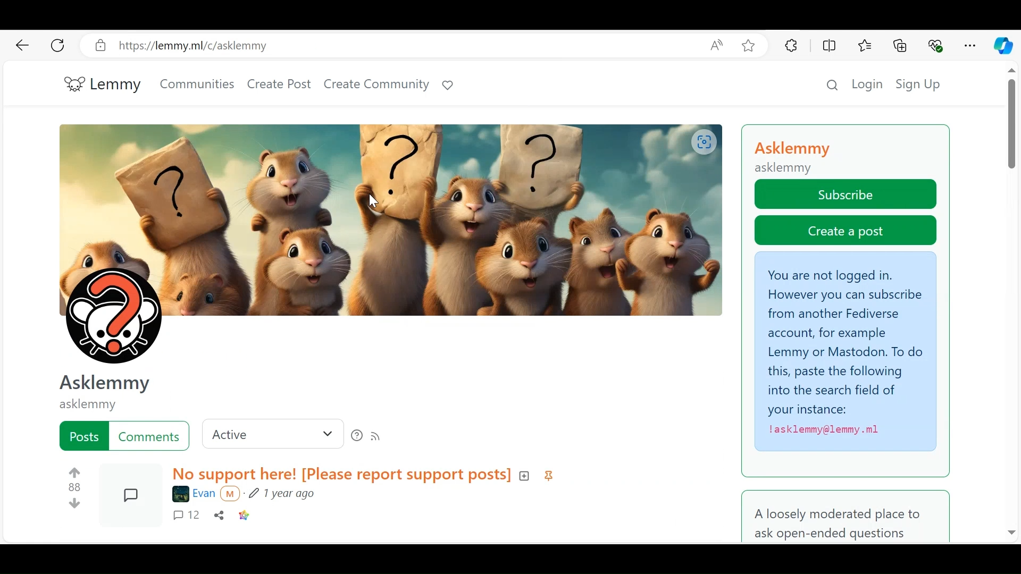  What do you see at coordinates (524, 476) in the screenshot?
I see `Collapse/Expand` at bounding box center [524, 476].